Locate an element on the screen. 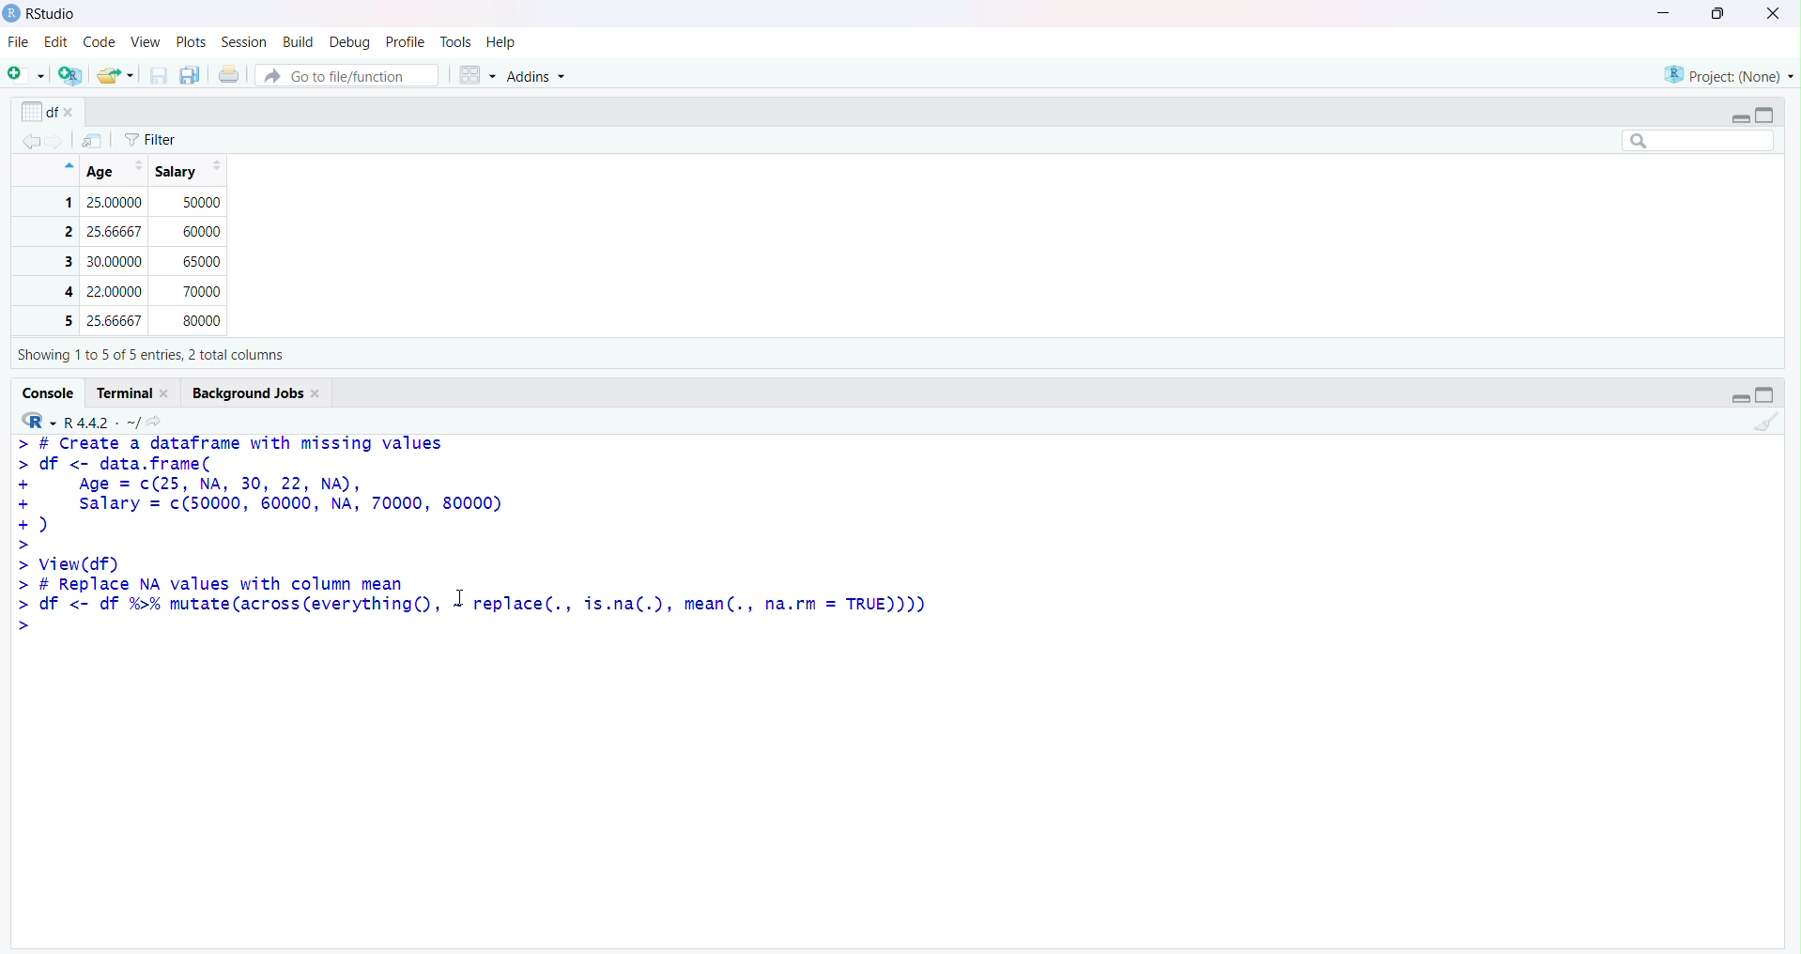 The height and width of the screenshot is (954, 1801). R.4.4.2 ~/ is located at coordinates (100, 418).